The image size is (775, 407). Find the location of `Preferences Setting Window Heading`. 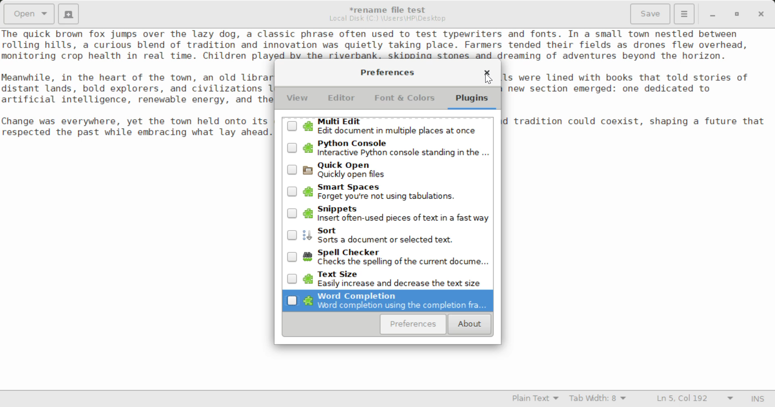

Preferences Setting Window Heading is located at coordinates (387, 72).